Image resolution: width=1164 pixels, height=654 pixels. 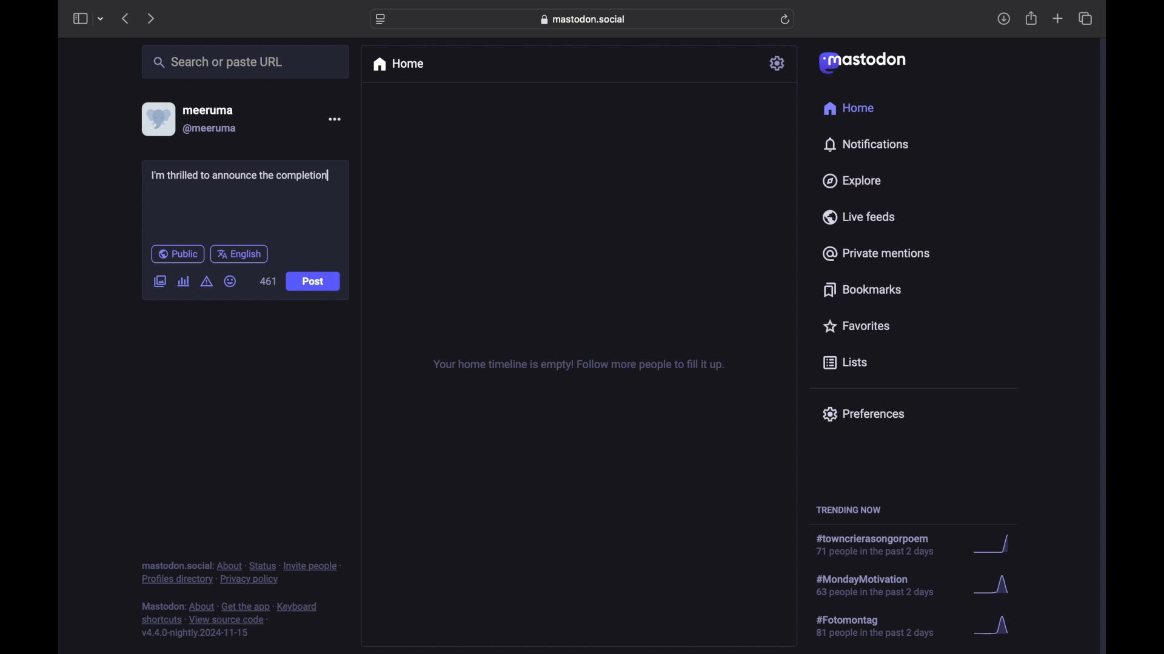 What do you see at coordinates (863, 414) in the screenshot?
I see `preferences` at bounding box center [863, 414].